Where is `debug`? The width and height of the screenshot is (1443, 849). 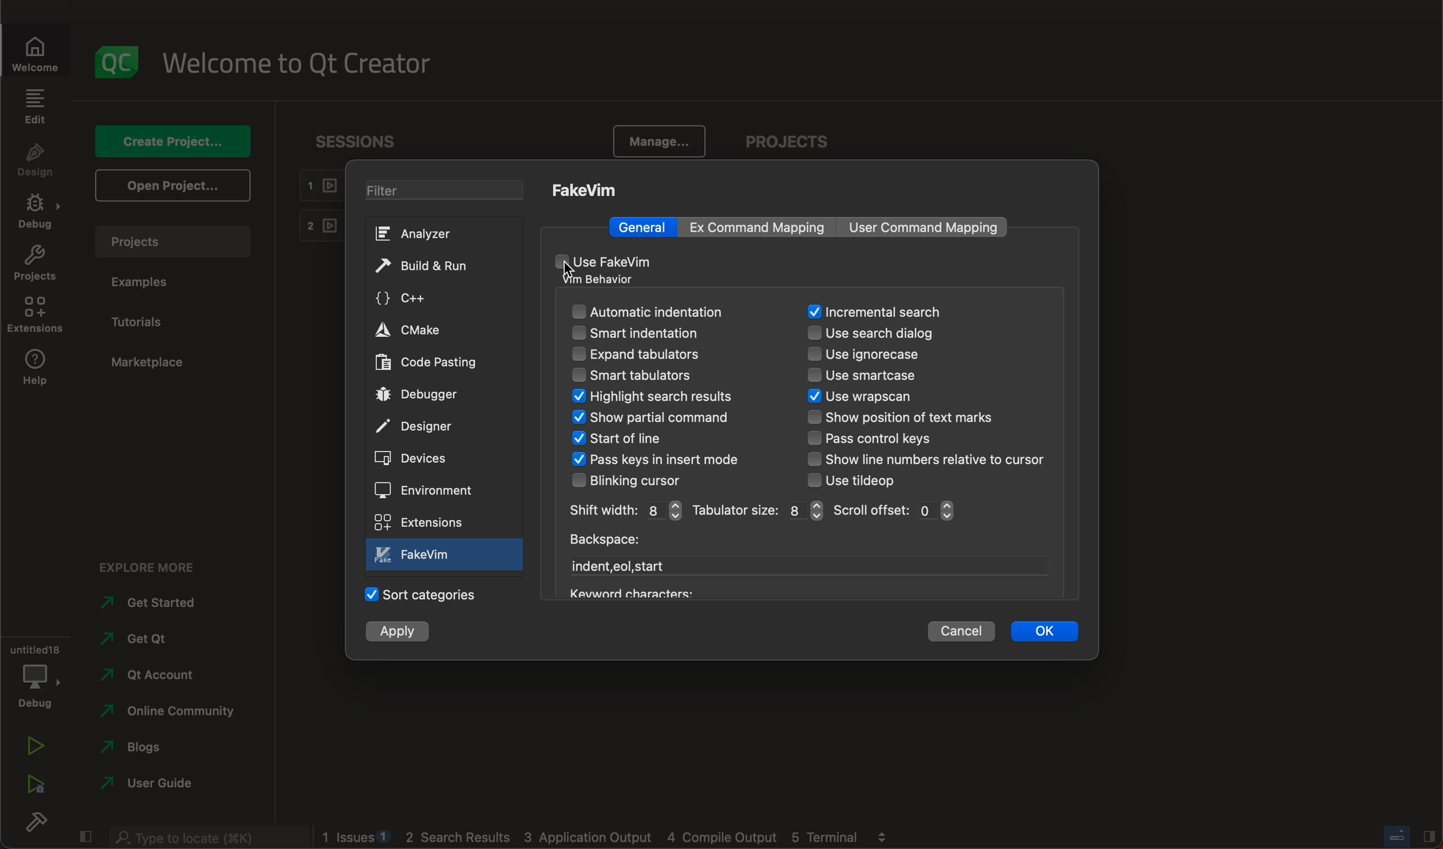 debug is located at coordinates (37, 674).